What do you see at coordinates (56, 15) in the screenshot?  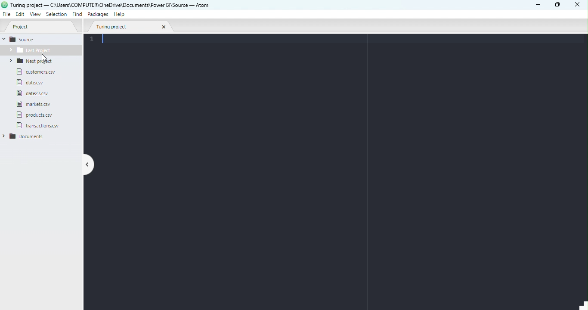 I see `Selection` at bounding box center [56, 15].